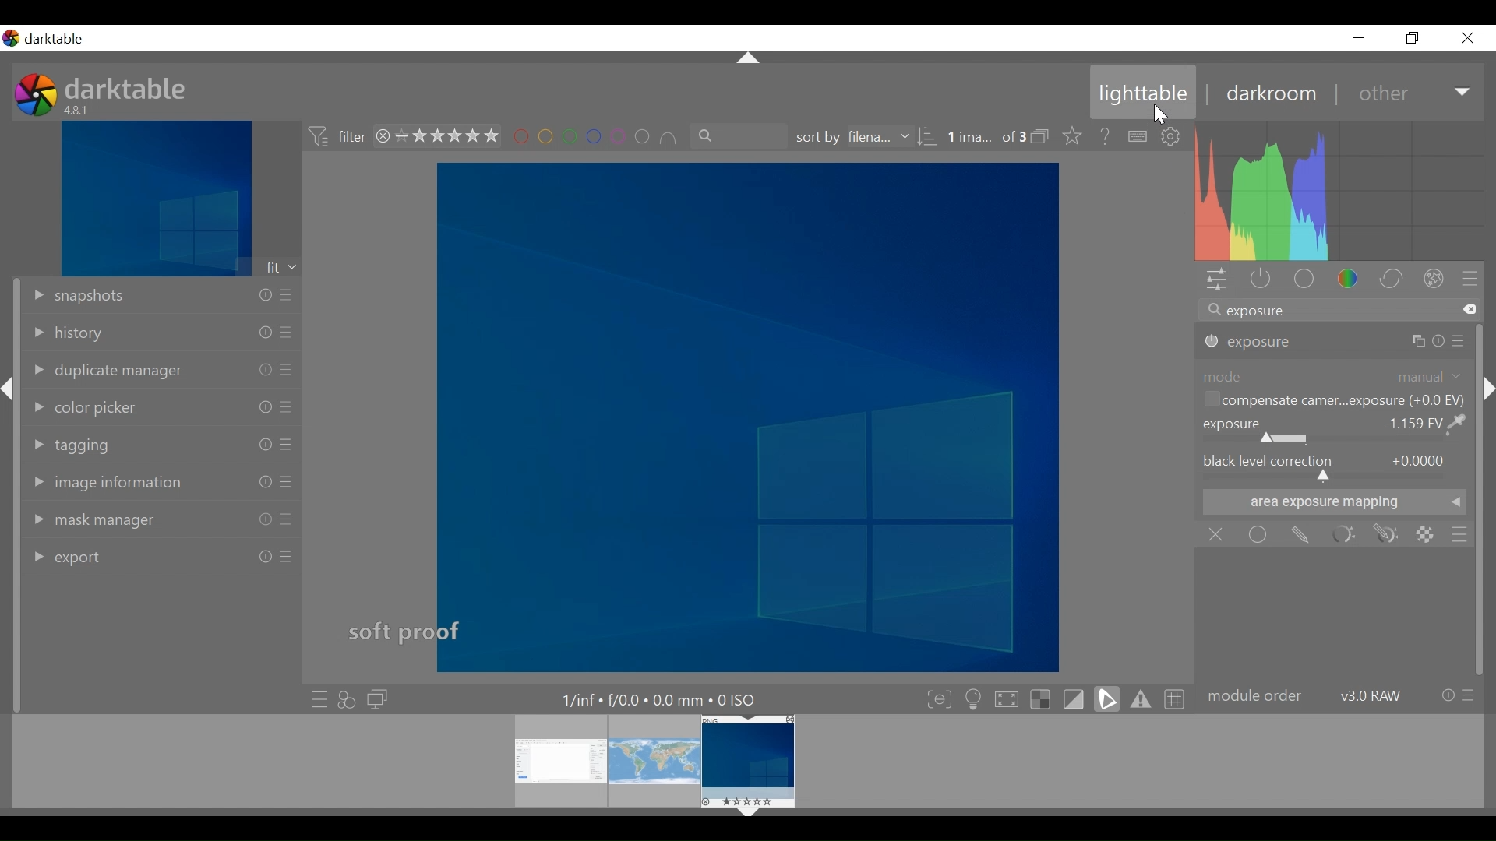 The width and height of the screenshot is (1496, 841). I want to click on color, so click(1350, 279).